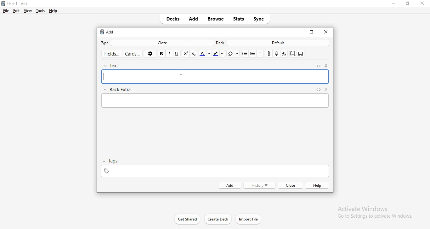 This screenshot has height=229, width=430. I want to click on Get Shared, so click(184, 218).